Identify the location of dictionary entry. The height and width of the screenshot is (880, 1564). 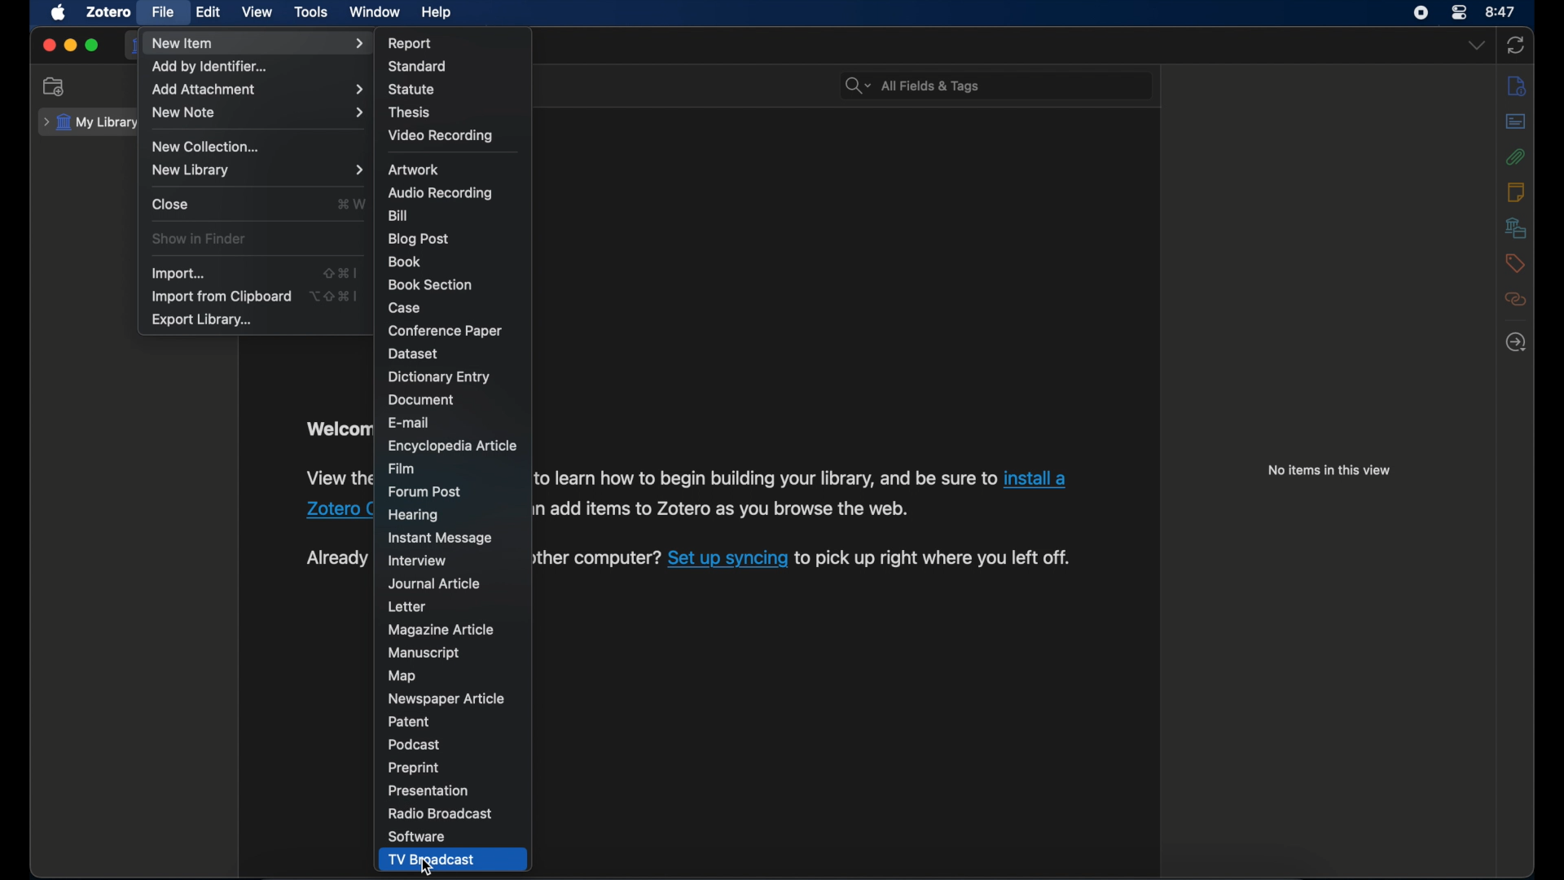
(440, 377).